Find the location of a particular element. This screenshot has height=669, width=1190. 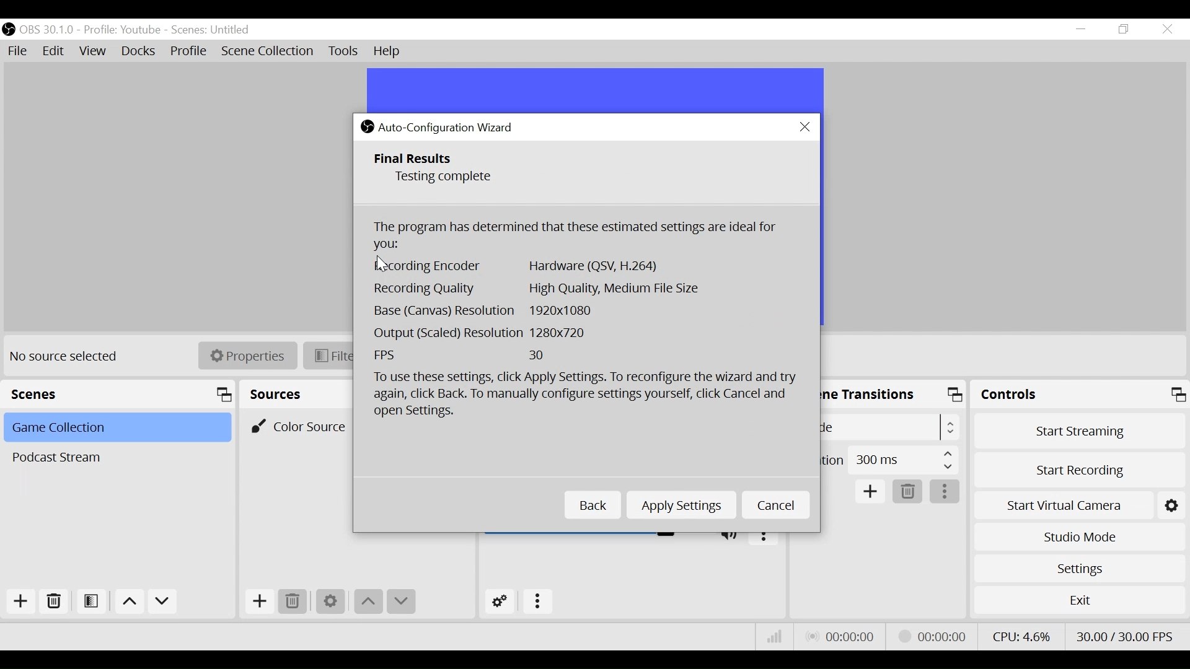

Edit is located at coordinates (55, 53).